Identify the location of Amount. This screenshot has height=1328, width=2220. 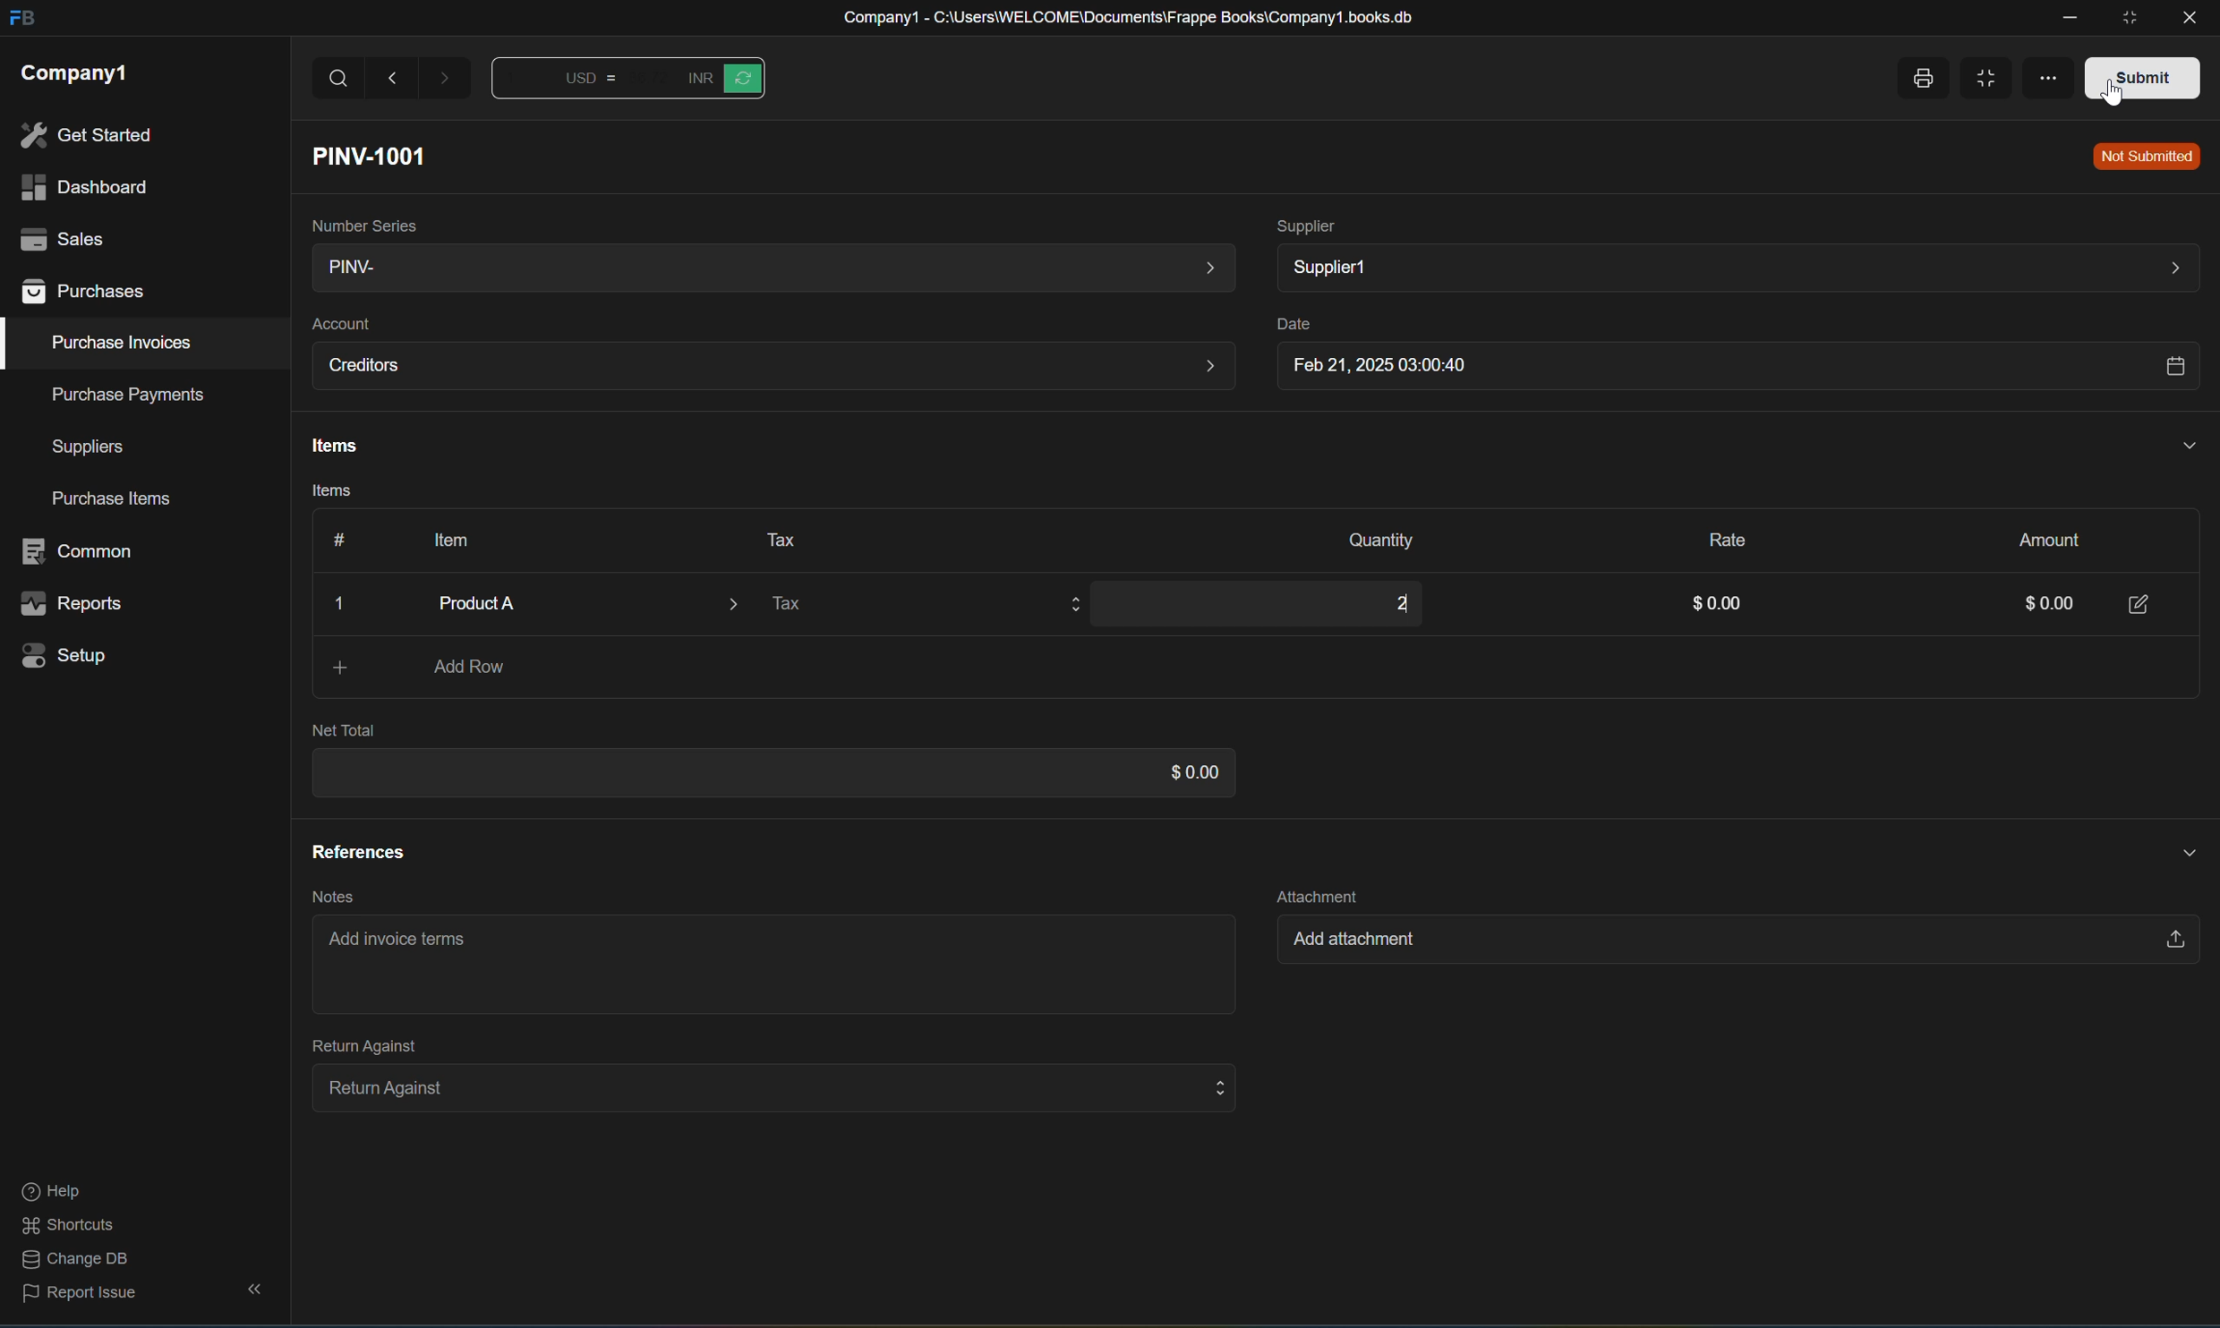
(2040, 538).